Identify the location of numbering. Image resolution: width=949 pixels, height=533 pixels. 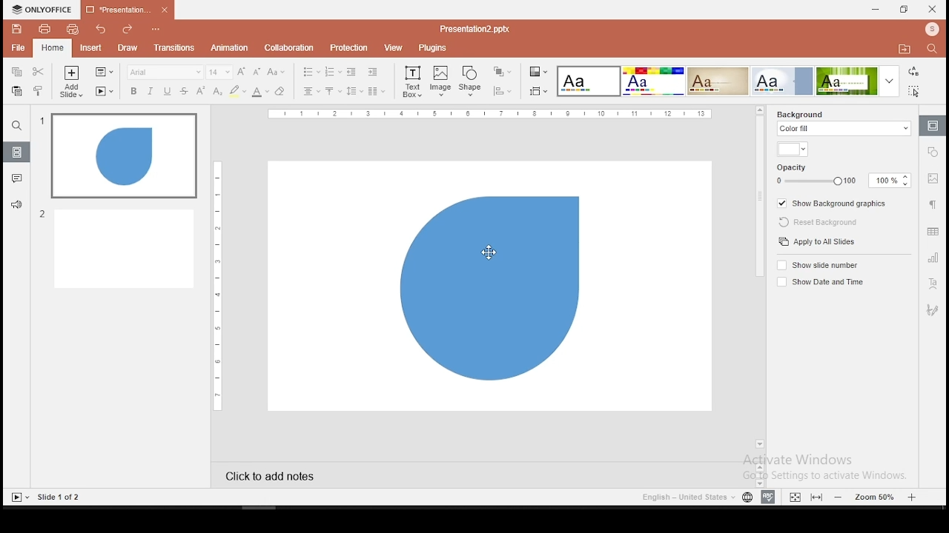
(333, 71).